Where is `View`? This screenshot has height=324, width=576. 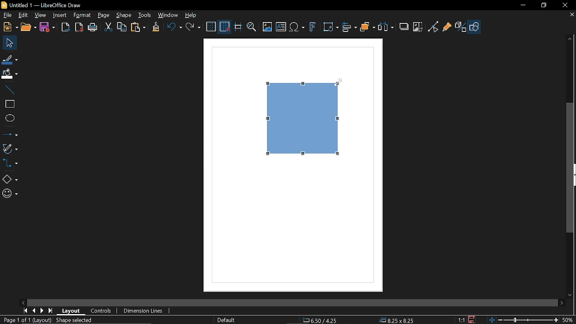
View is located at coordinates (41, 15).